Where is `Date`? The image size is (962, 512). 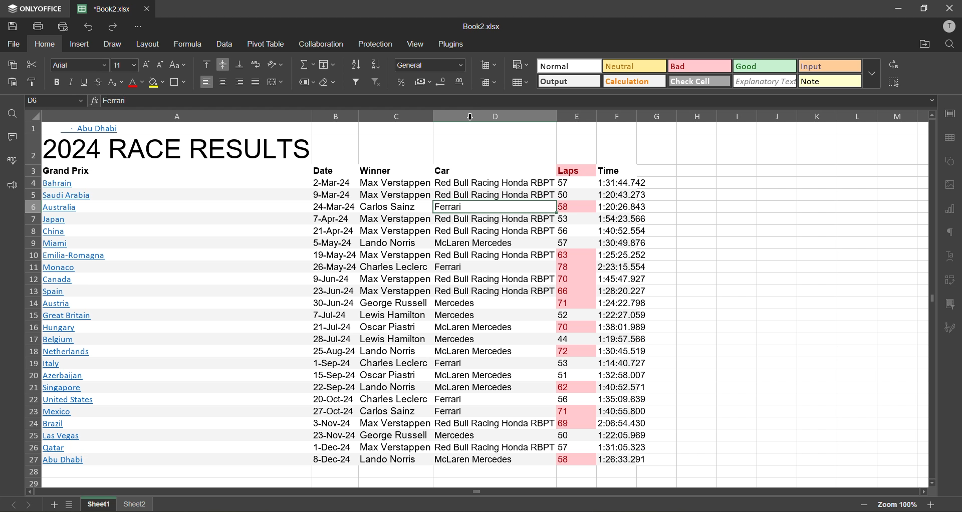
Date is located at coordinates (324, 171).